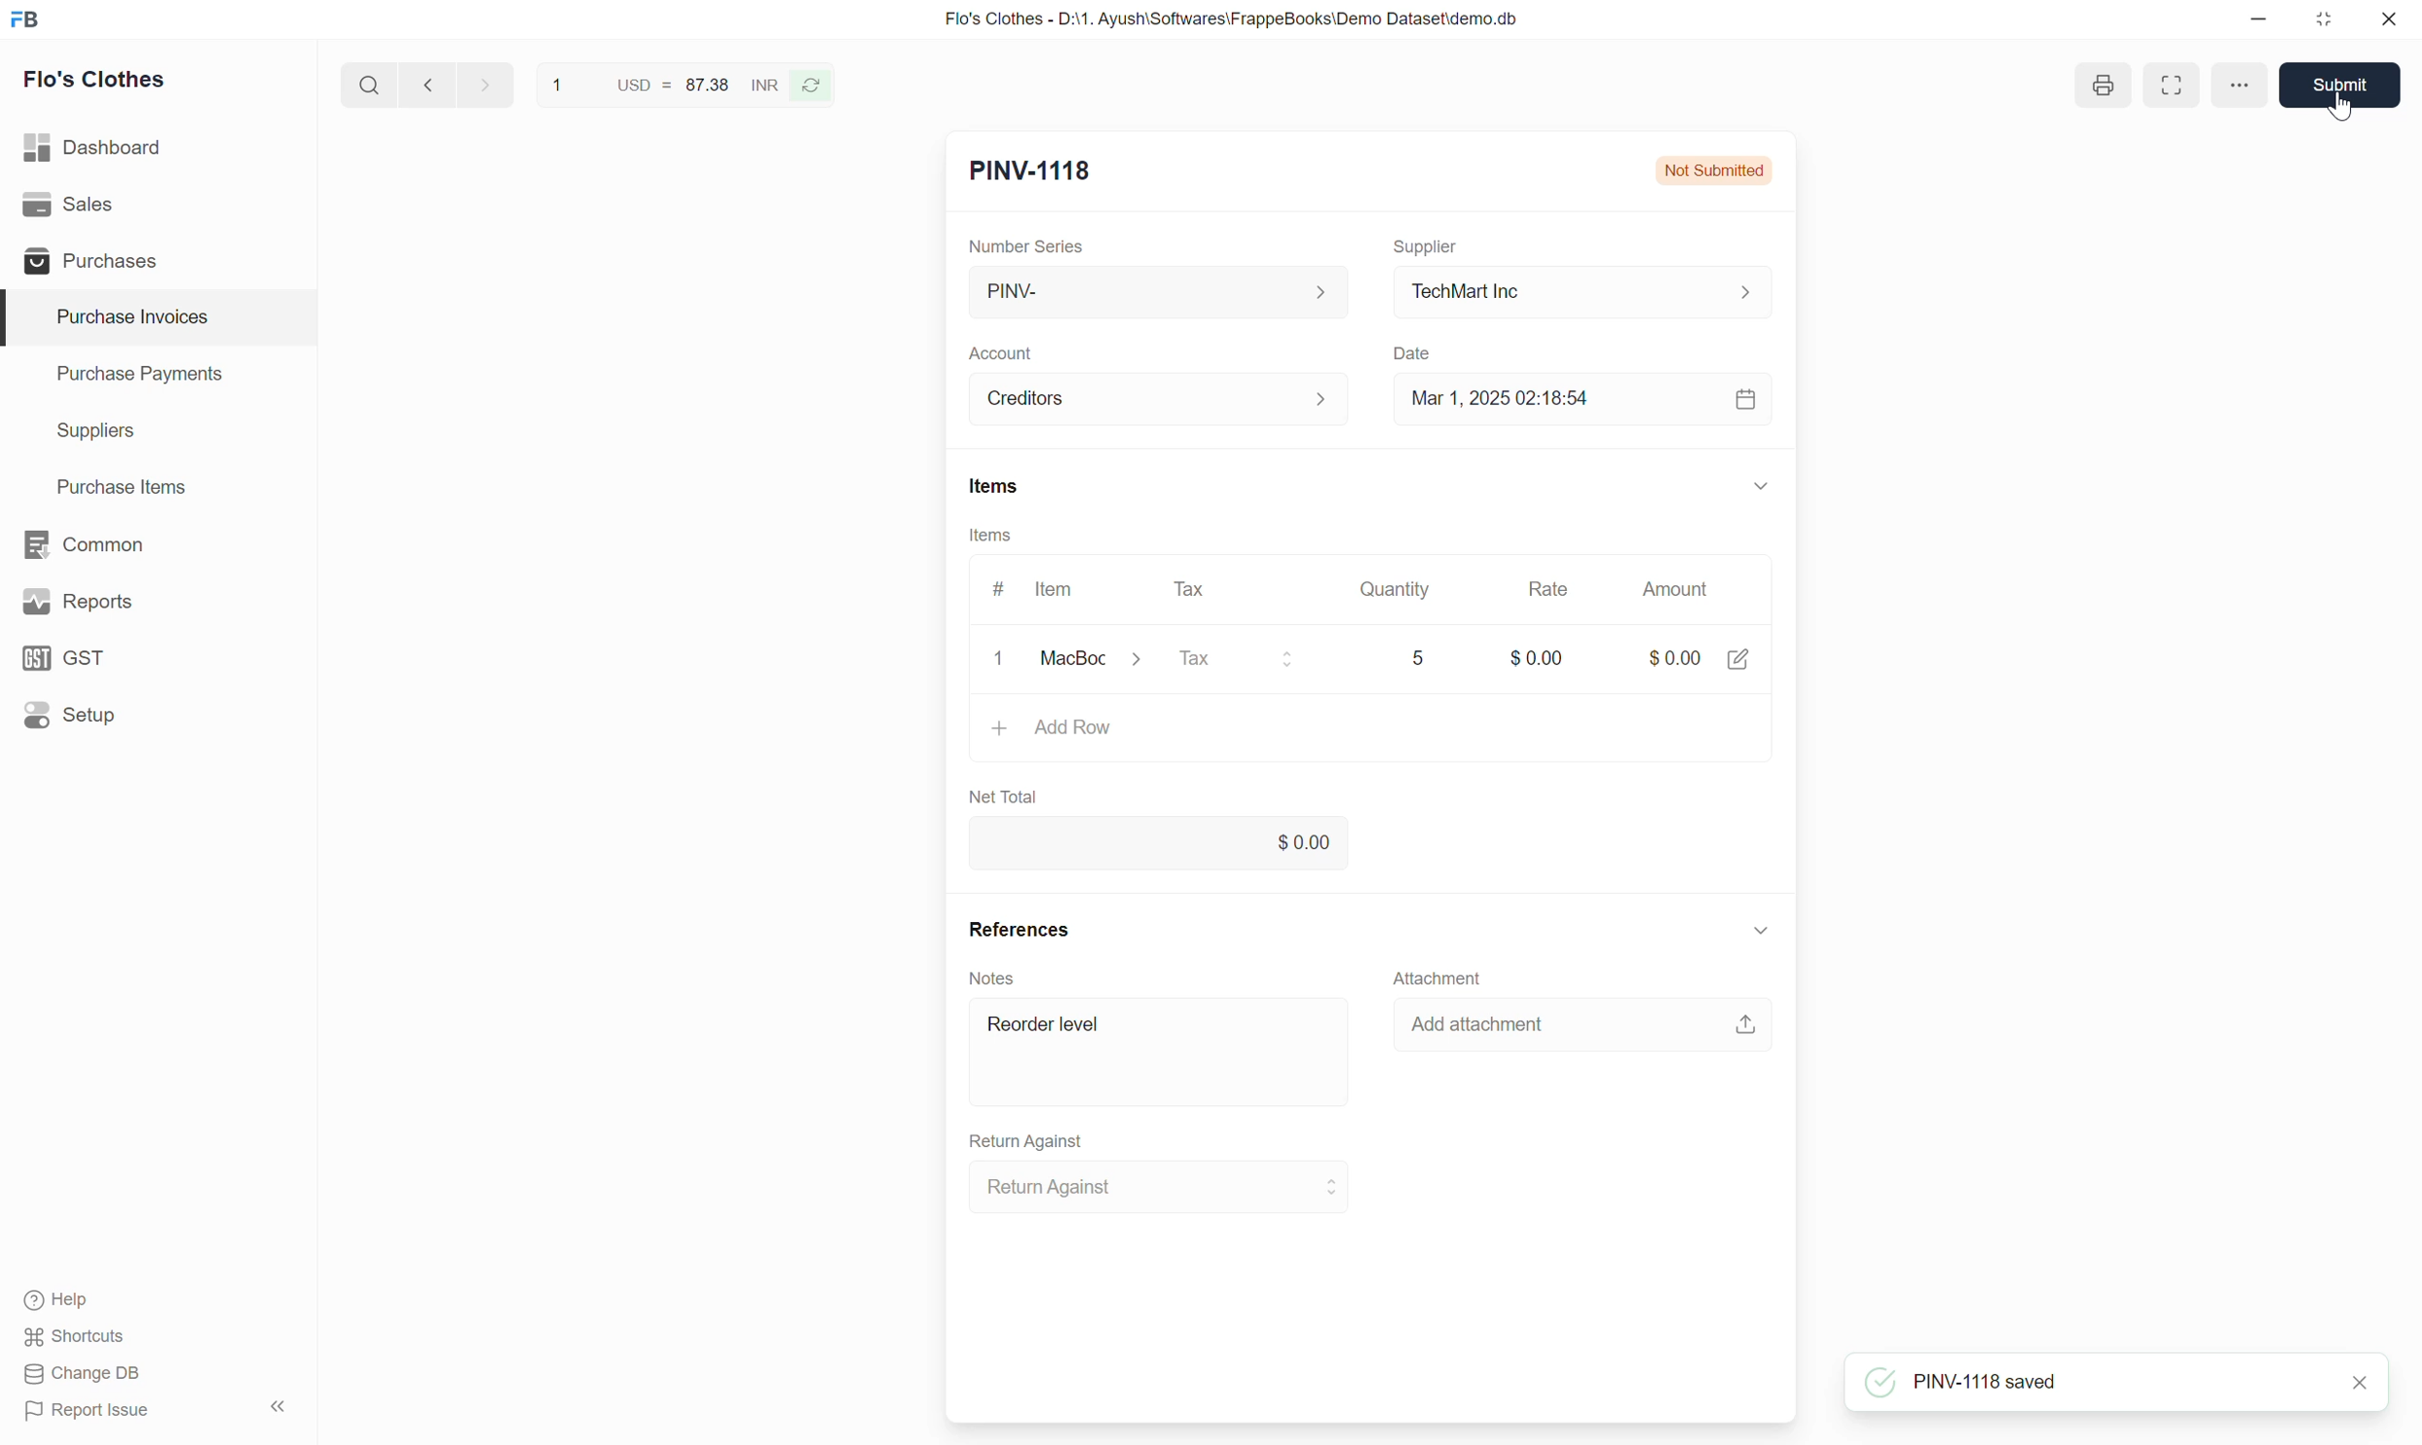 The height and width of the screenshot is (1445, 2422). What do you see at coordinates (1761, 485) in the screenshot?
I see `Collapse` at bounding box center [1761, 485].